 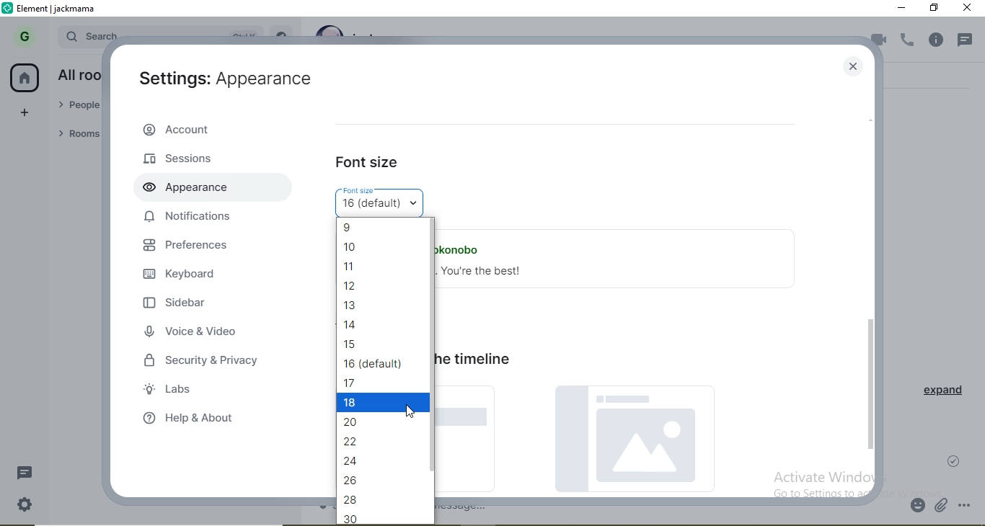 I want to click on account, so click(x=208, y=130).